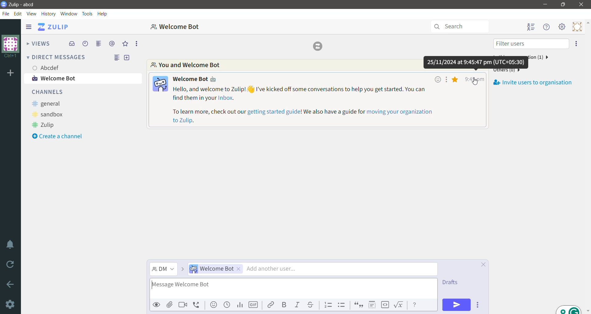 This screenshot has width=591, height=314. Describe the element at coordinates (49, 103) in the screenshot. I see `general` at that location.